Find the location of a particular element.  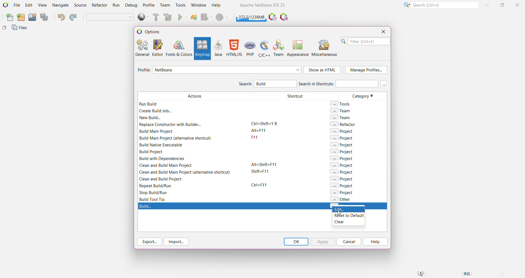

Java is located at coordinates (218, 48).